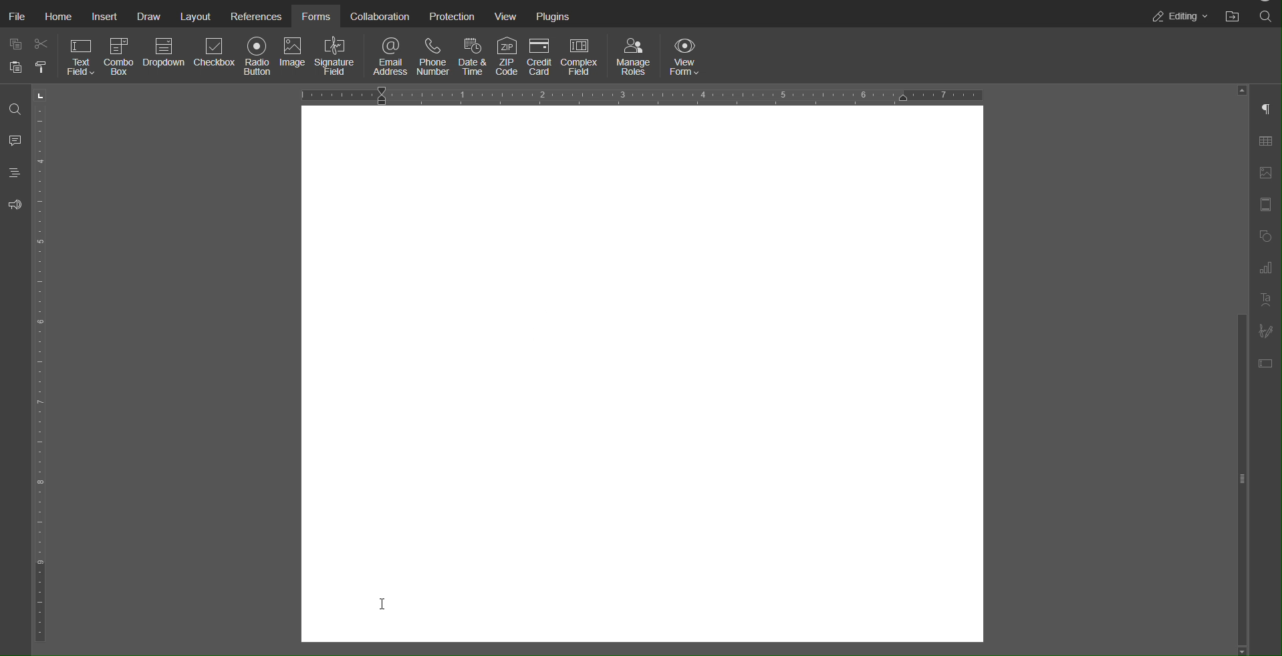 The width and height of the screenshot is (1282, 656). What do you see at coordinates (196, 15) in the screenshot?
I see `Layout` at bounding box center [196, 15].